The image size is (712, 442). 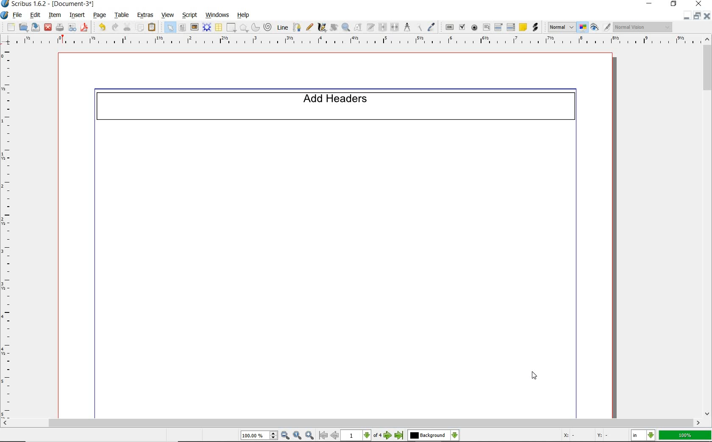 What do you see at coordinates (101, 28) in the screenshot?
I see `undo` at bounding box center [101, 28].